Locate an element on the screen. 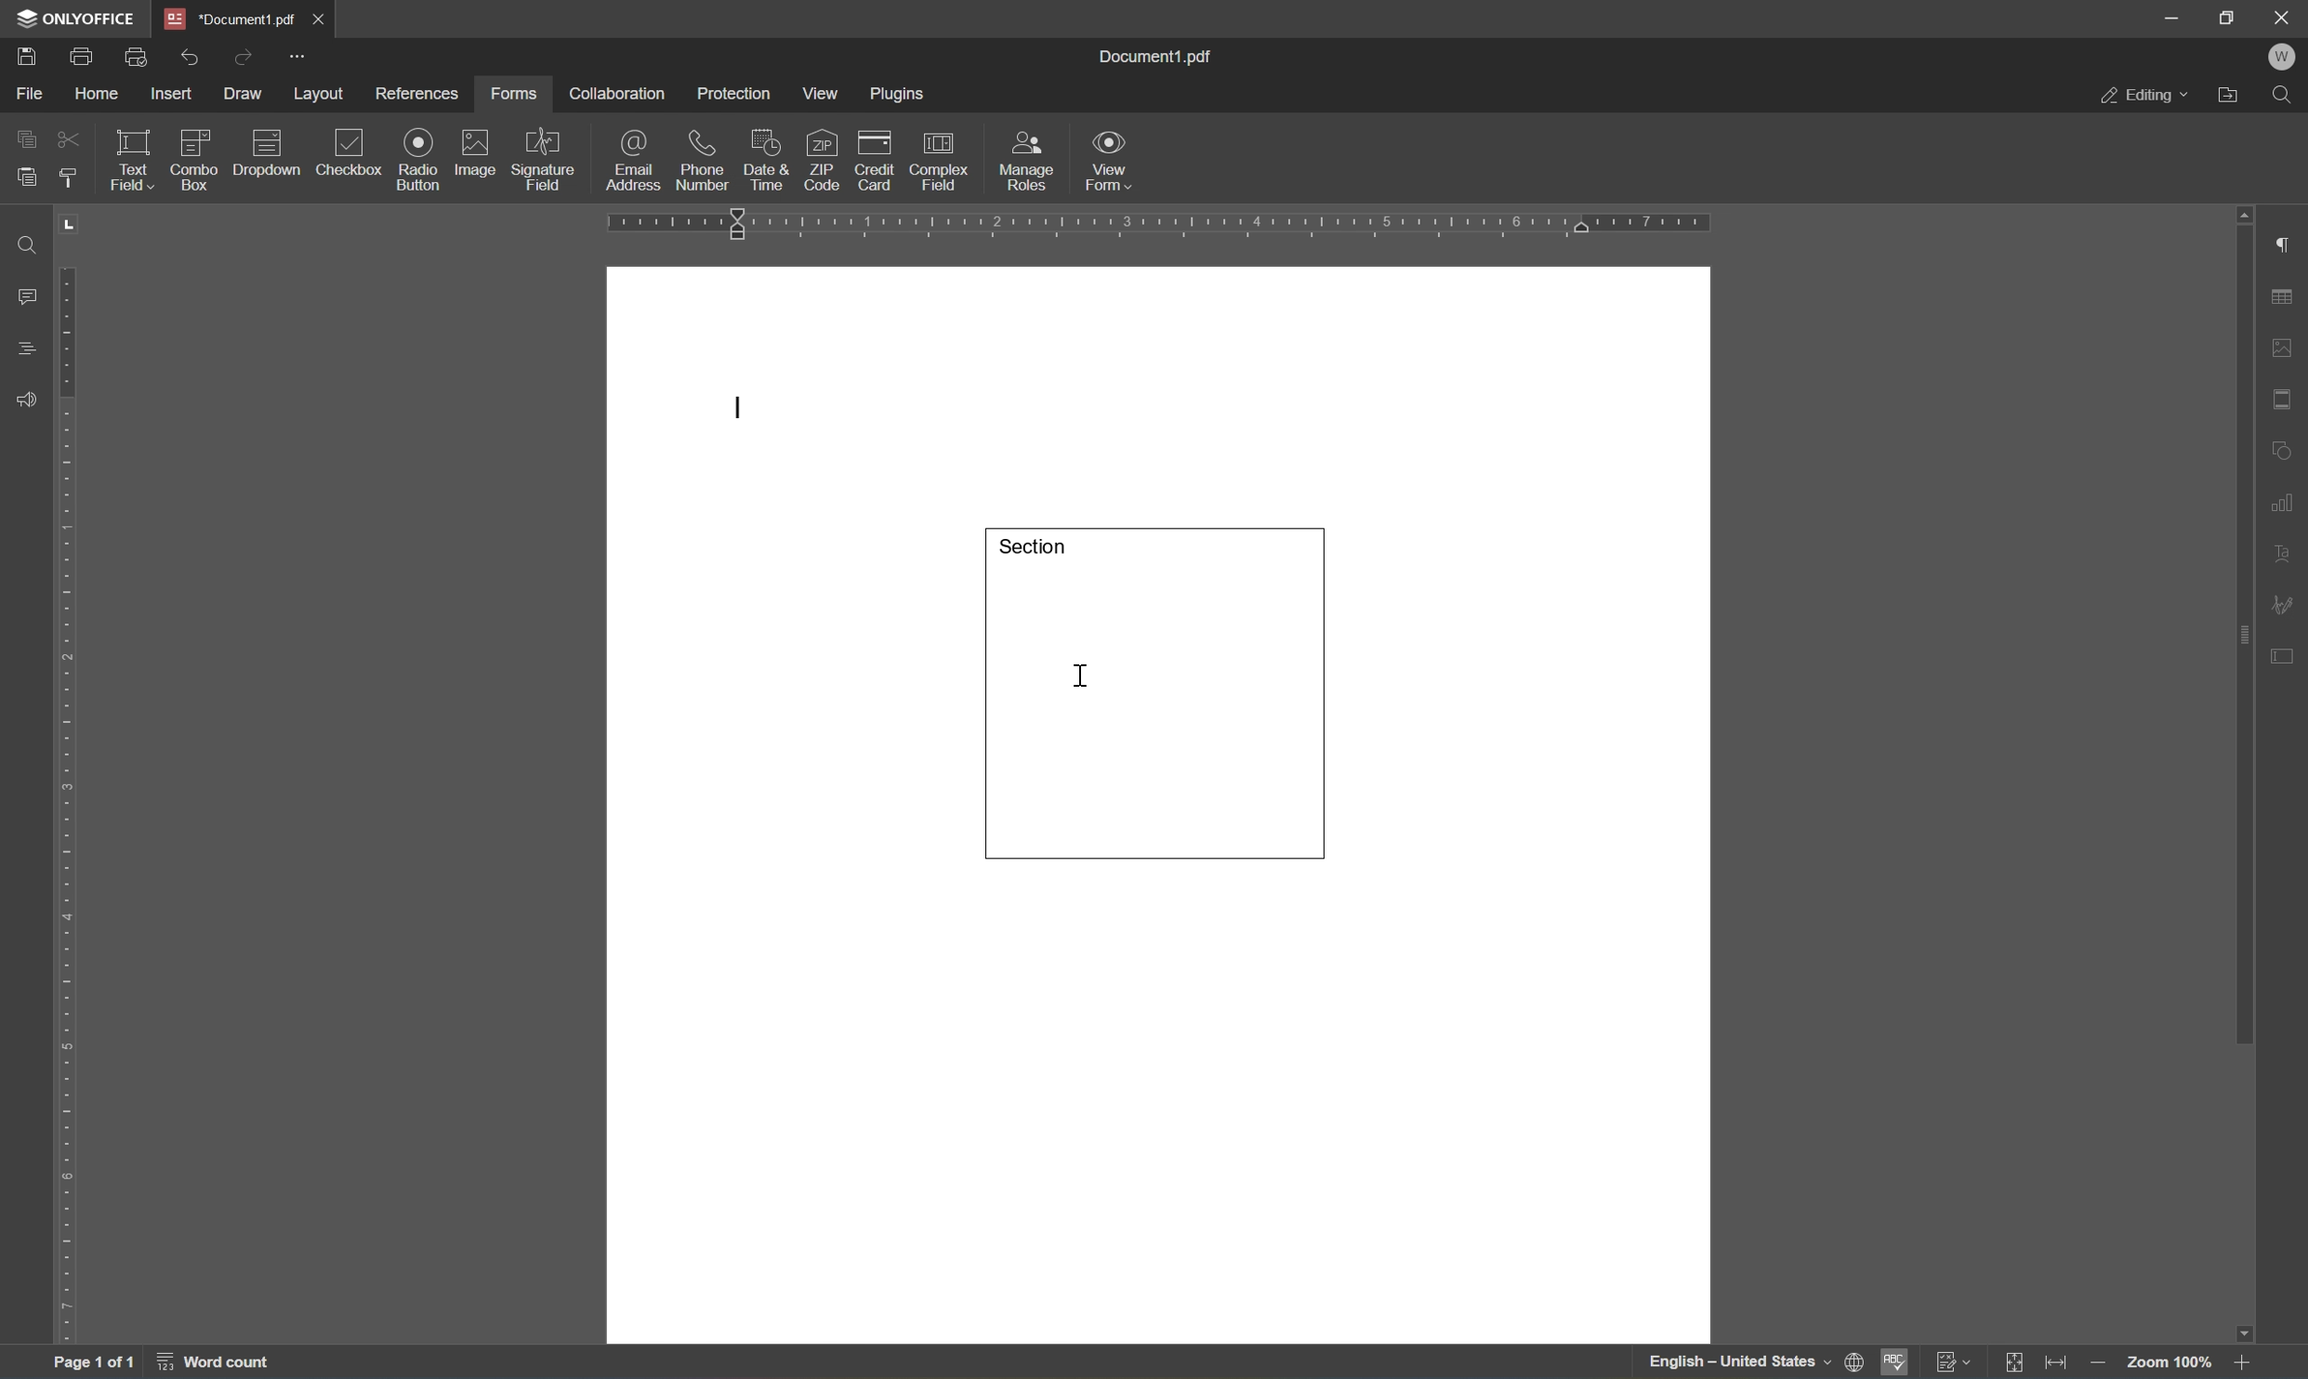 Image resolution: width=2308 pixels, height=1379 pixels. fit to width is located at coordinates (2063, 1362).